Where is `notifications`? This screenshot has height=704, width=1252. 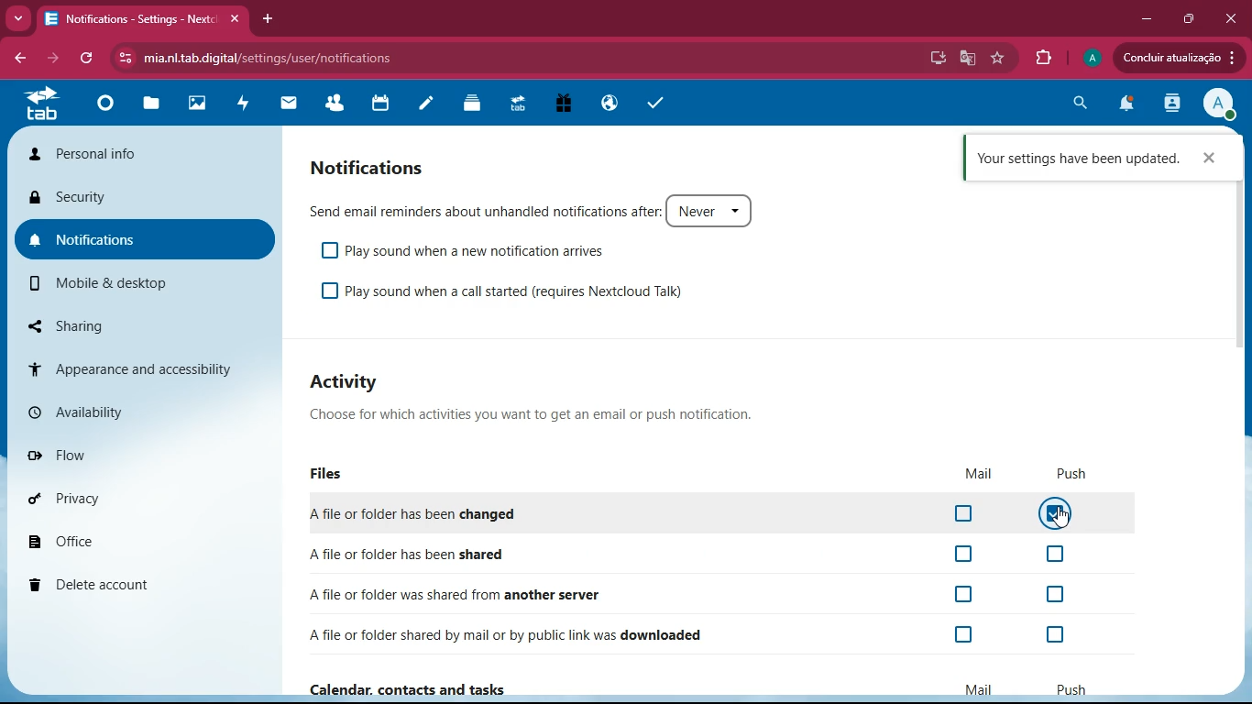 notifications is located at coordinates (1125, 104).